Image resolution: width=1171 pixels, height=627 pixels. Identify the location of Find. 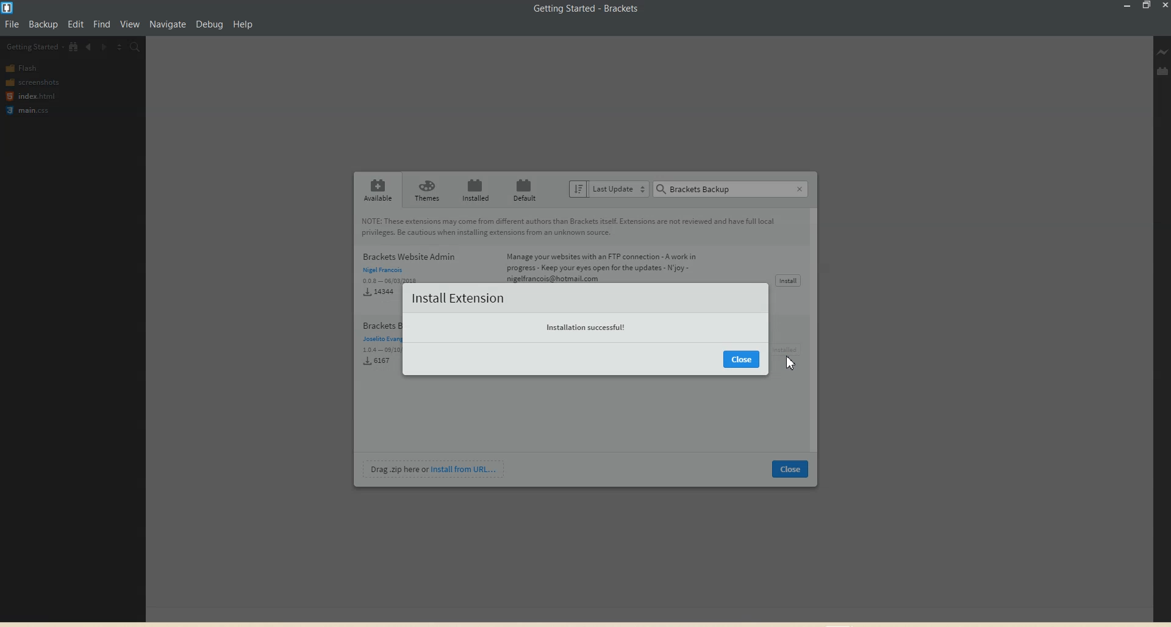
(105, 22).